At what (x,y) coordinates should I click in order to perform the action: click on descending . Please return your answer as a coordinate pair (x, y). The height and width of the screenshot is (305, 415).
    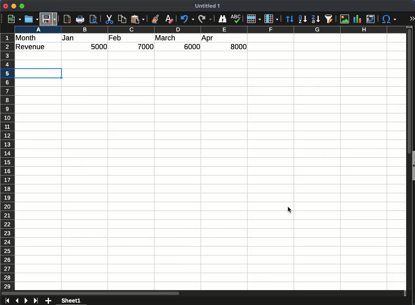
    Looking at the image, I should click on (315, 19).